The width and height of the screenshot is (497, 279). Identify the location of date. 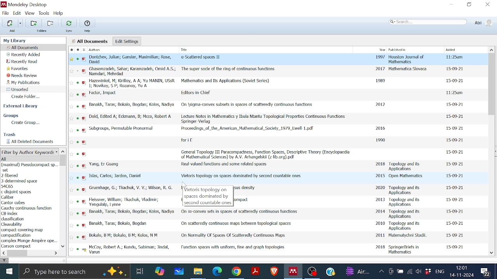
(454, 81).